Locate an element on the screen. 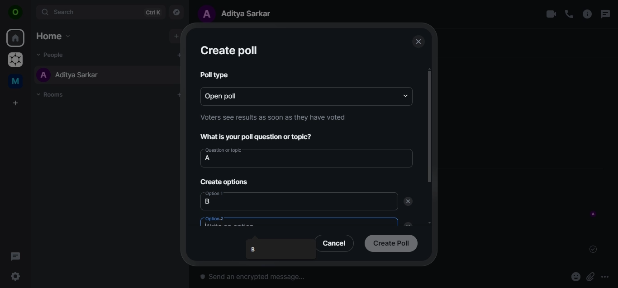 The width and height of the screenshot is (618, 288). react is located at coordinates (576, 278).